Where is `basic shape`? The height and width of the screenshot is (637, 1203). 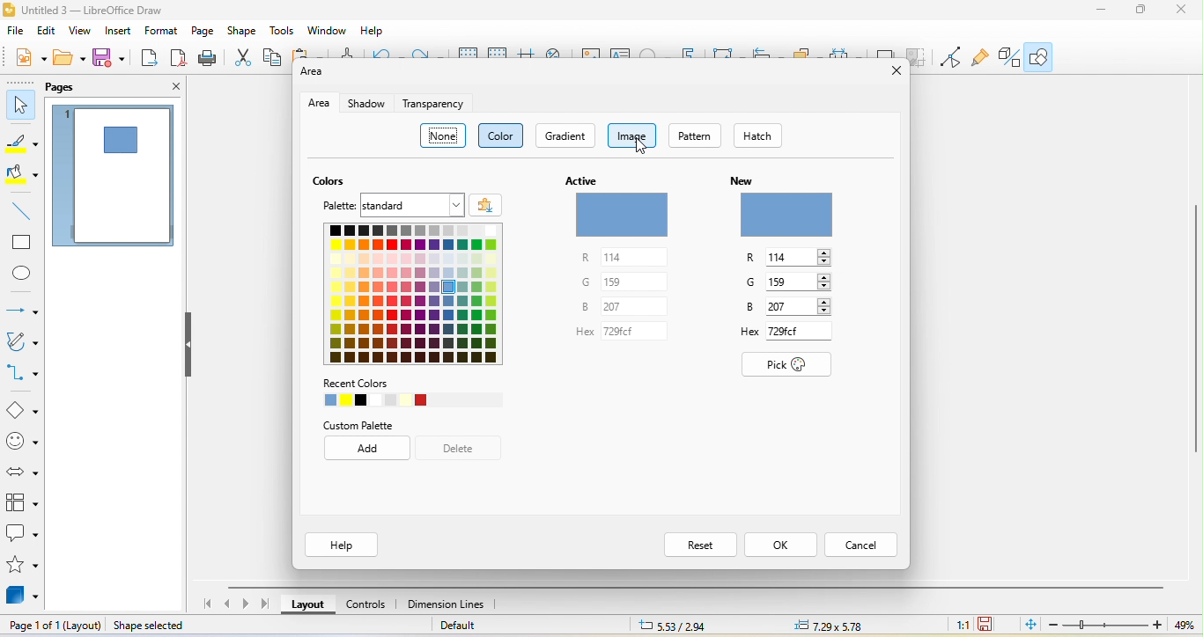 basic shape is located at coordinates (21, 408).